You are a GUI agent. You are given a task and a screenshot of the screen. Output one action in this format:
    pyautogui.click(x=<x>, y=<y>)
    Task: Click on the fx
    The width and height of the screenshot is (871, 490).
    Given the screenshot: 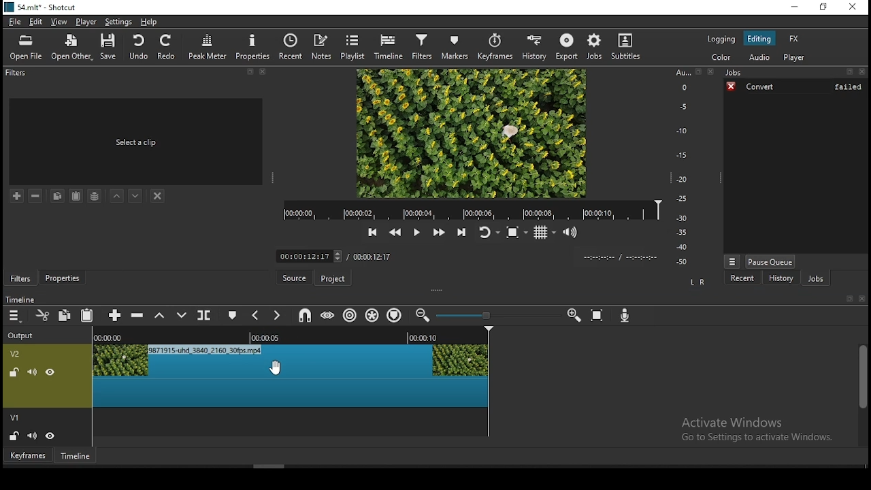 What is the action you would take?
    pyautogui.click(x=794, y=38)
    